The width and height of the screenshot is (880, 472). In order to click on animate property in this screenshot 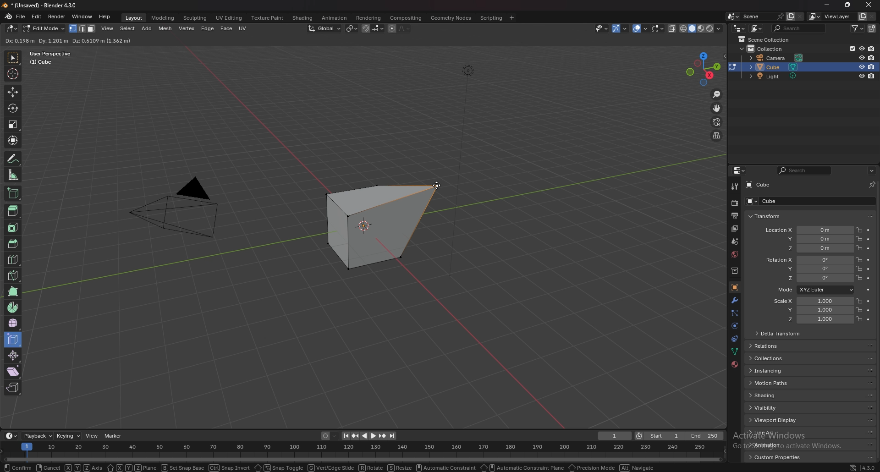, I will do `click(869, 278)`.